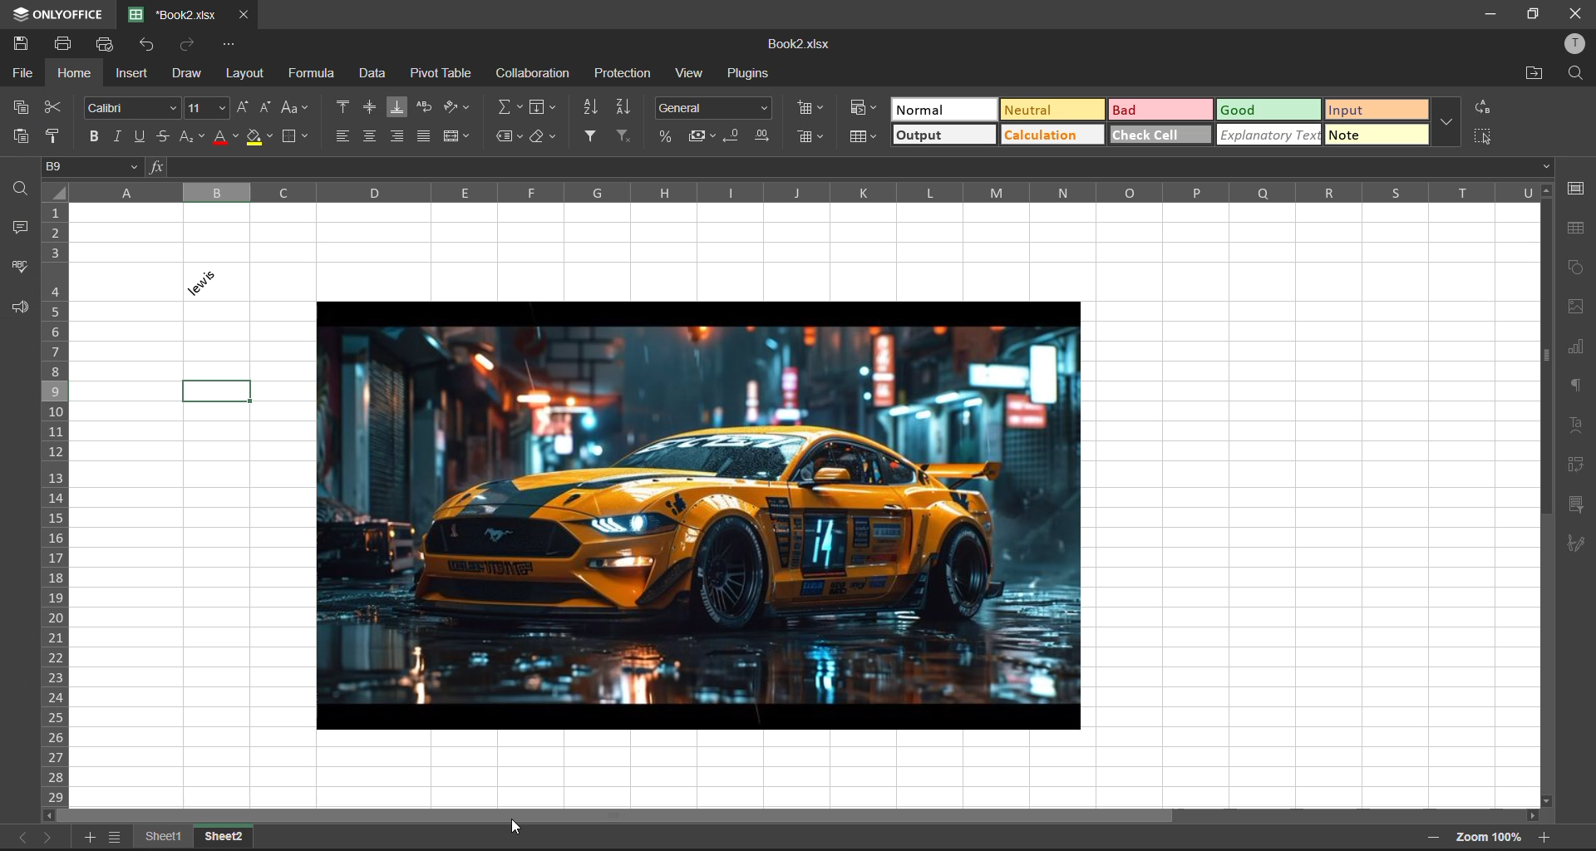 Image resolution: width=1596 pixels, height=851 pixels. What do you see at coordinates (1571, 46) in the screenshot?
I see `profile` at bounding box center [1571, 46].